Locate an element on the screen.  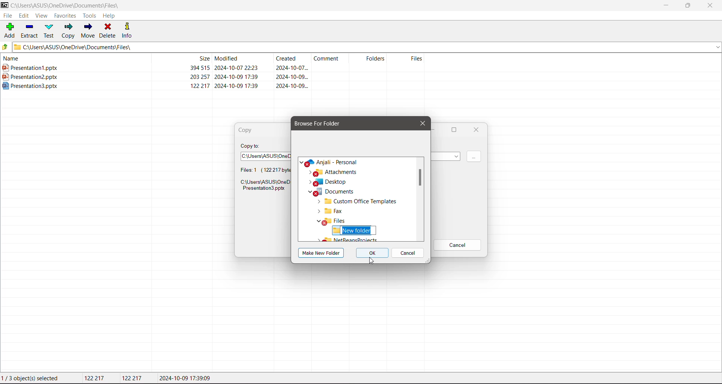
Add is located at coordinates (10, 30).